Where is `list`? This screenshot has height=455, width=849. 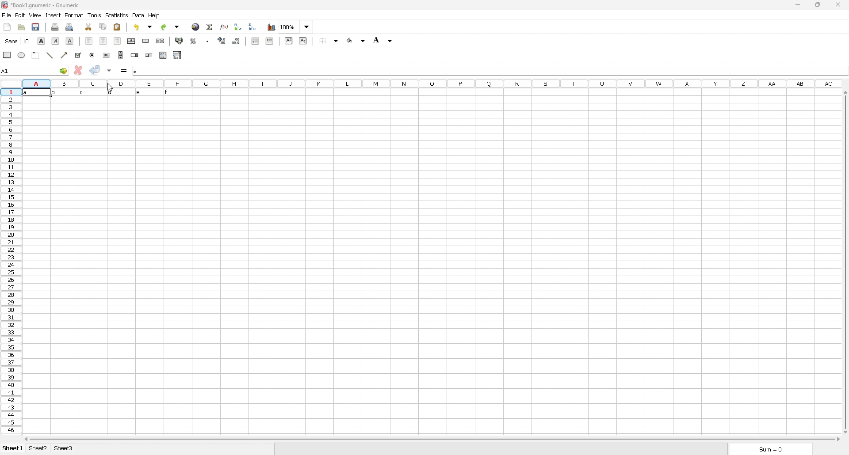 list is located at coordinates (163, 55).